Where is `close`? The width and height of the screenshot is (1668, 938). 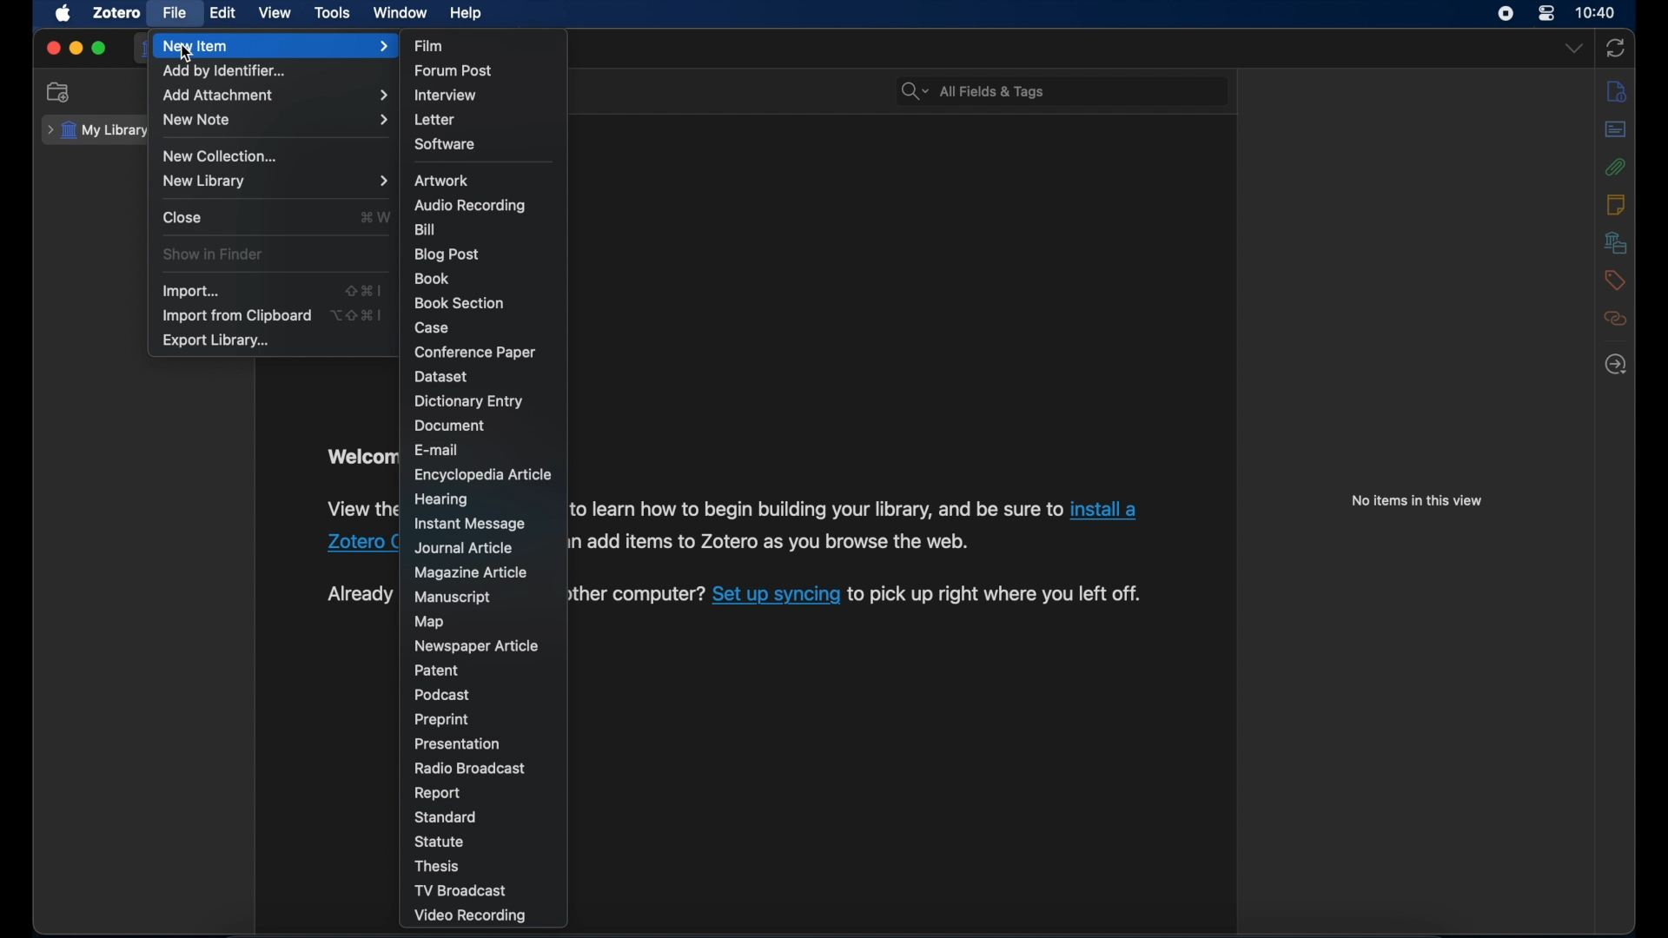 close is located at coordinates (52, 50).